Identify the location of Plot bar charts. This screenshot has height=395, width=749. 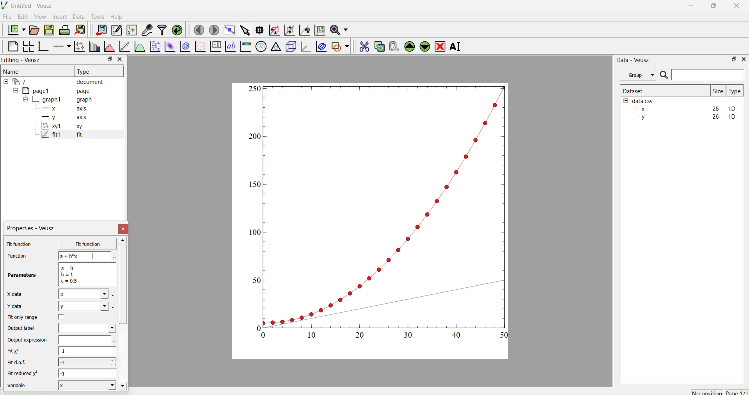
(94, 47).